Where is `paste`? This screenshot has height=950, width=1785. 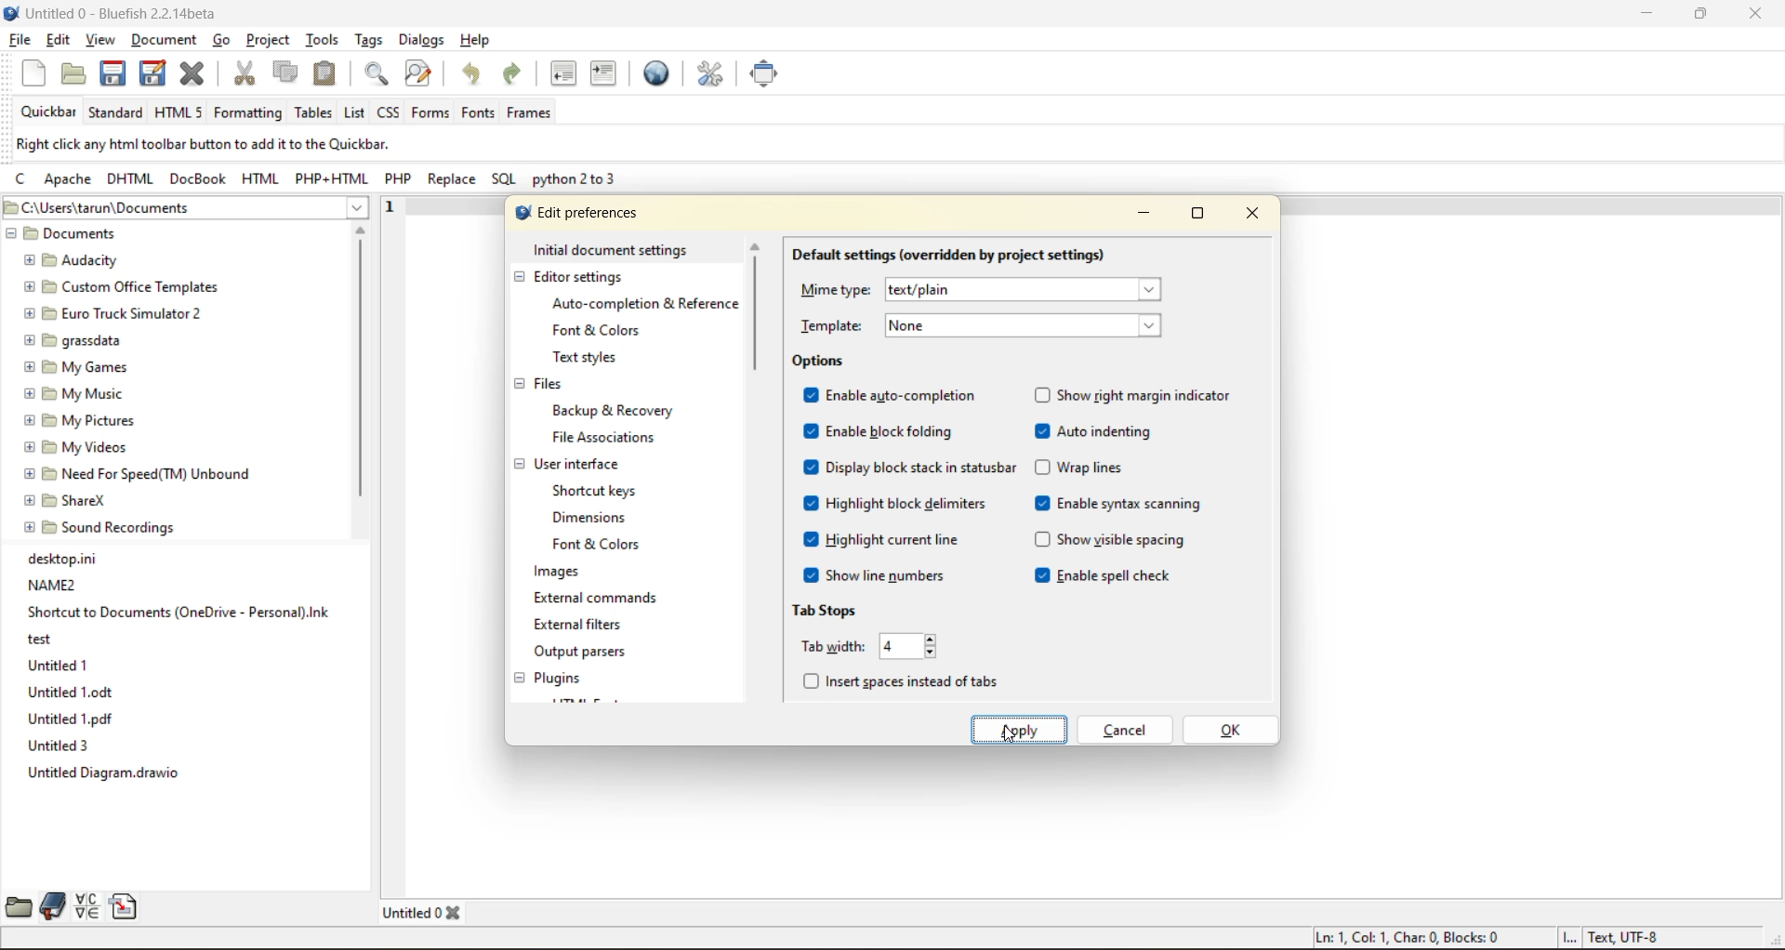 paste is located at coordinates (327, 73).